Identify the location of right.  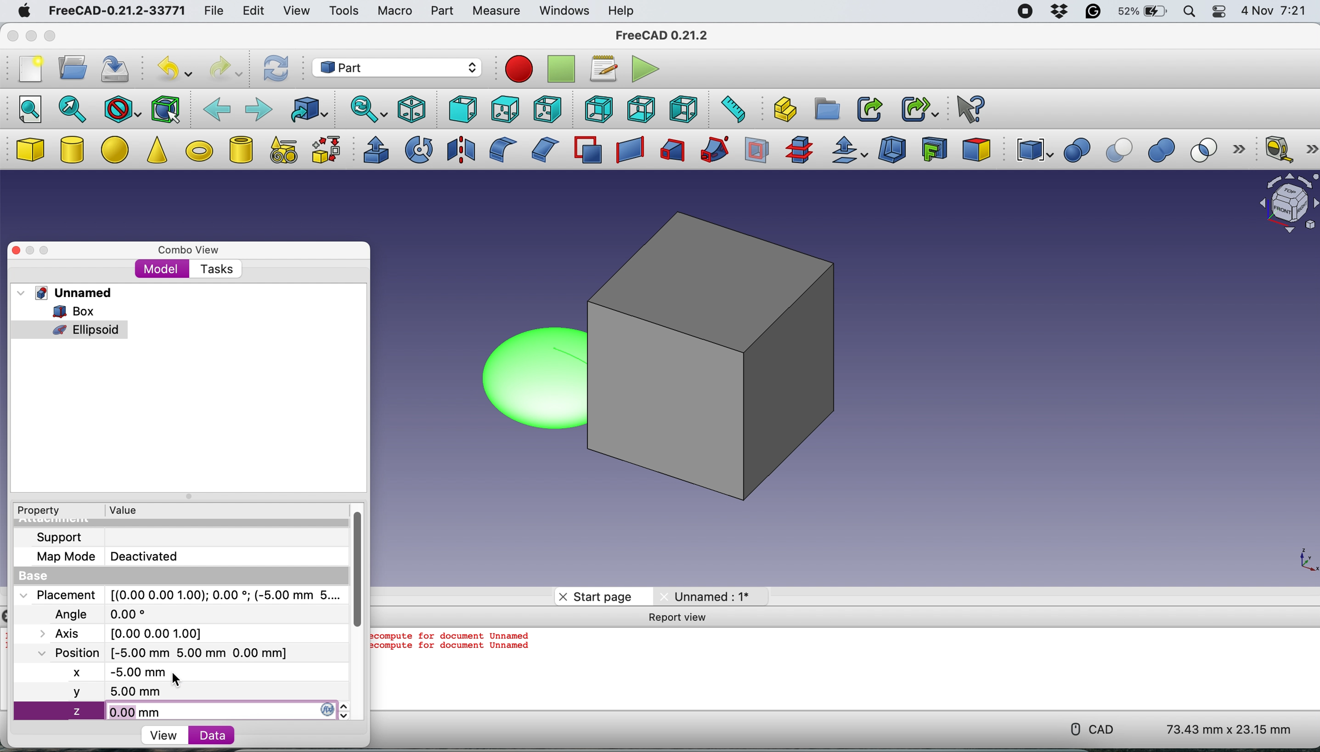
(546, 111).